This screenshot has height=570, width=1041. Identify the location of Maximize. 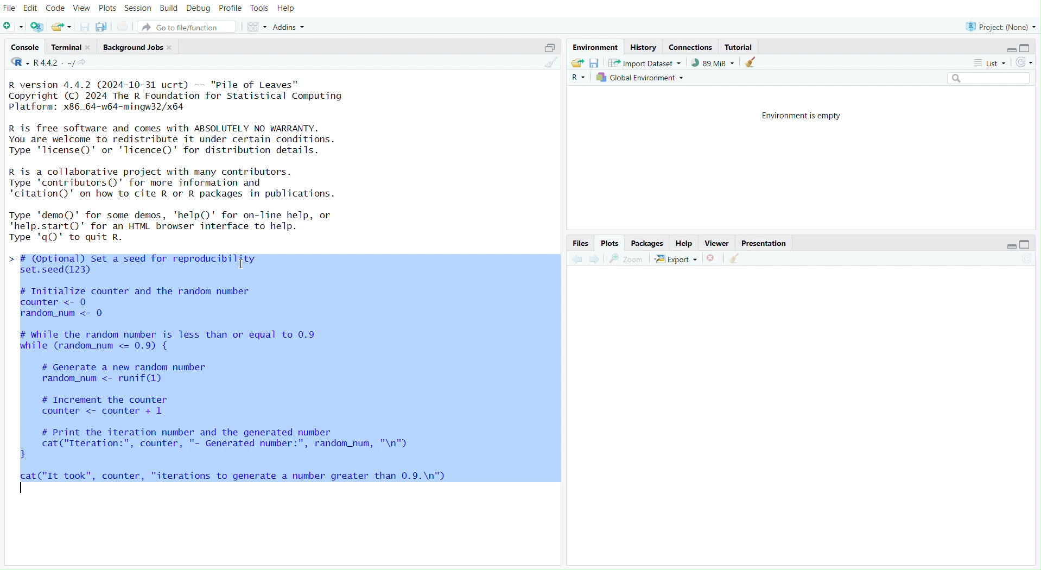
(549, 46).